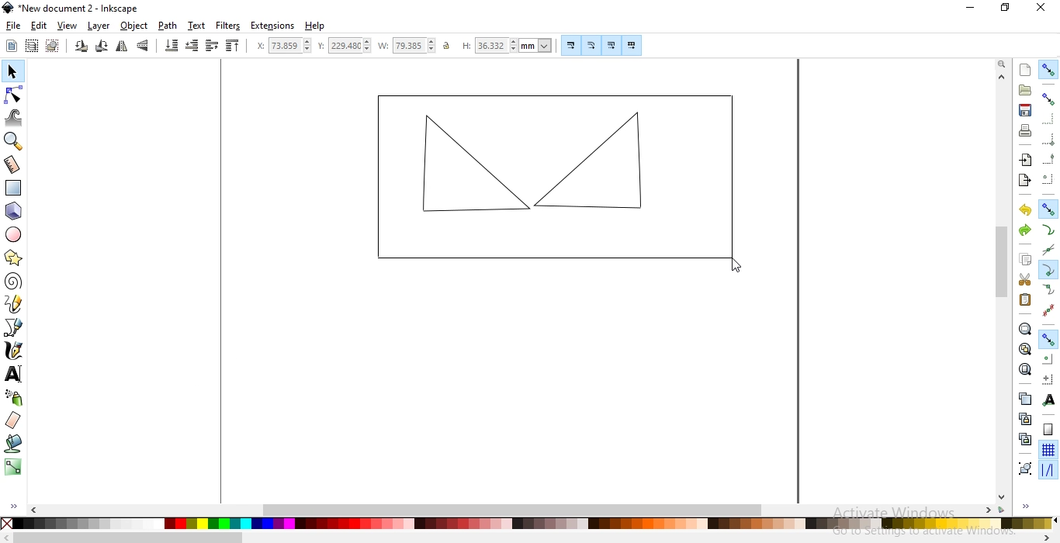 The height and width of the screenshot is (543, 1060). I want to click on save document, so click(1025, 110).